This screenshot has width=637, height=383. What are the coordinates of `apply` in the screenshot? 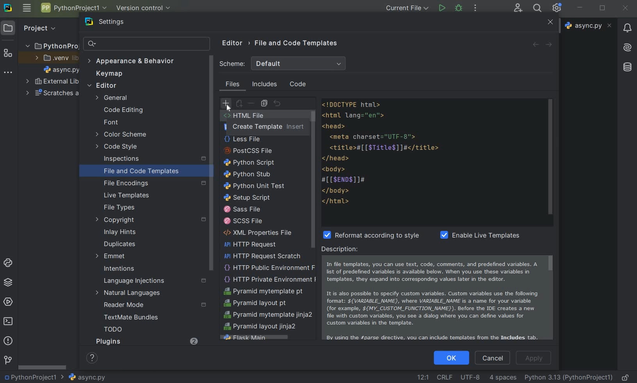 It's located at (534, 357).